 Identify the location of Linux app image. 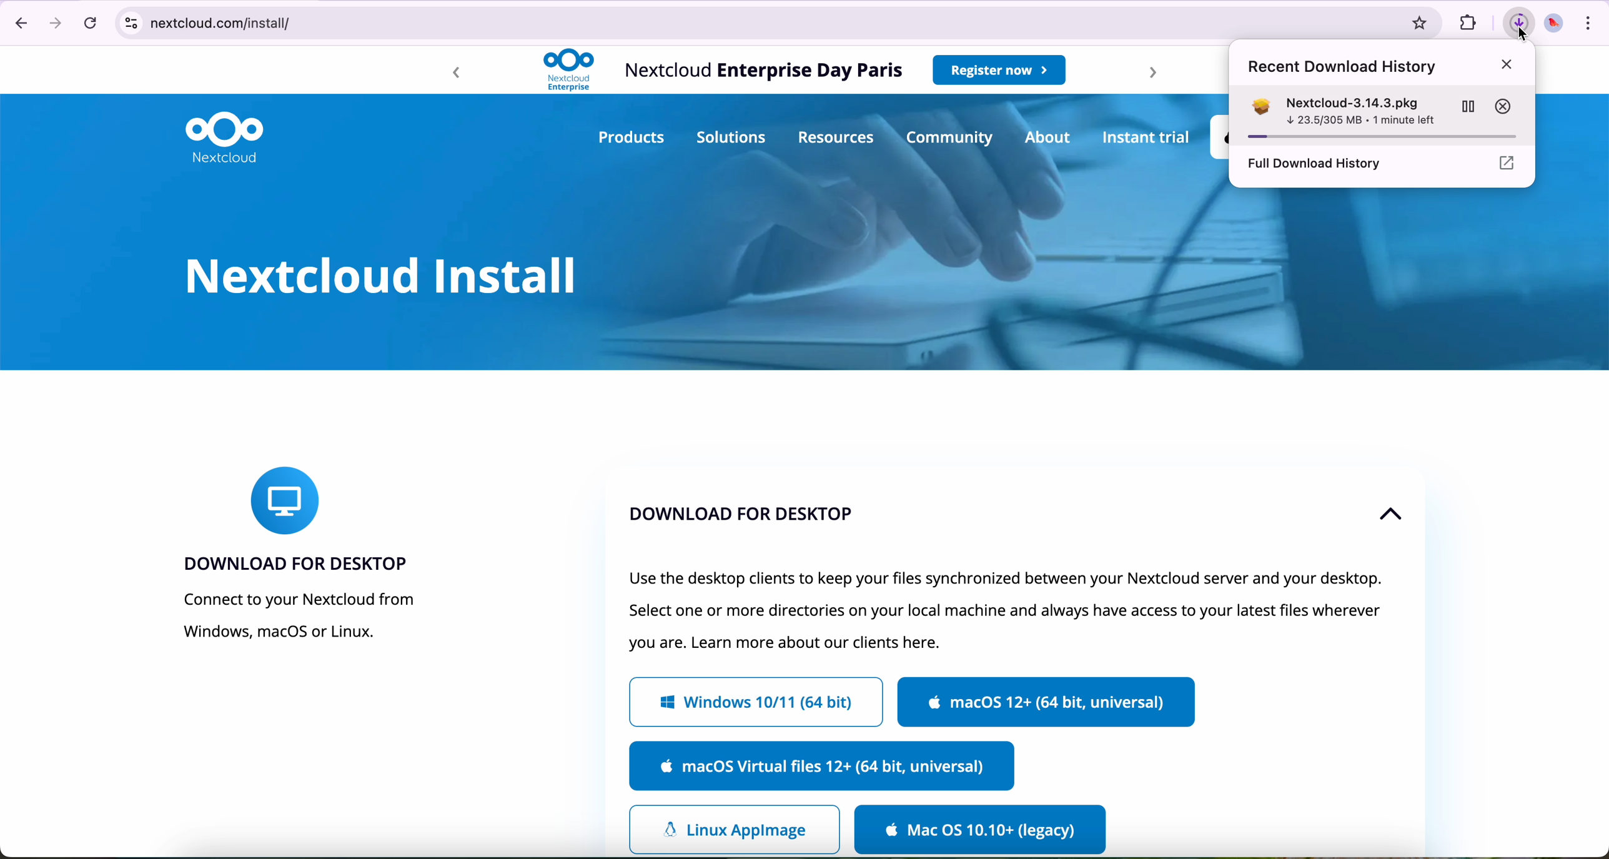
(733, 828).